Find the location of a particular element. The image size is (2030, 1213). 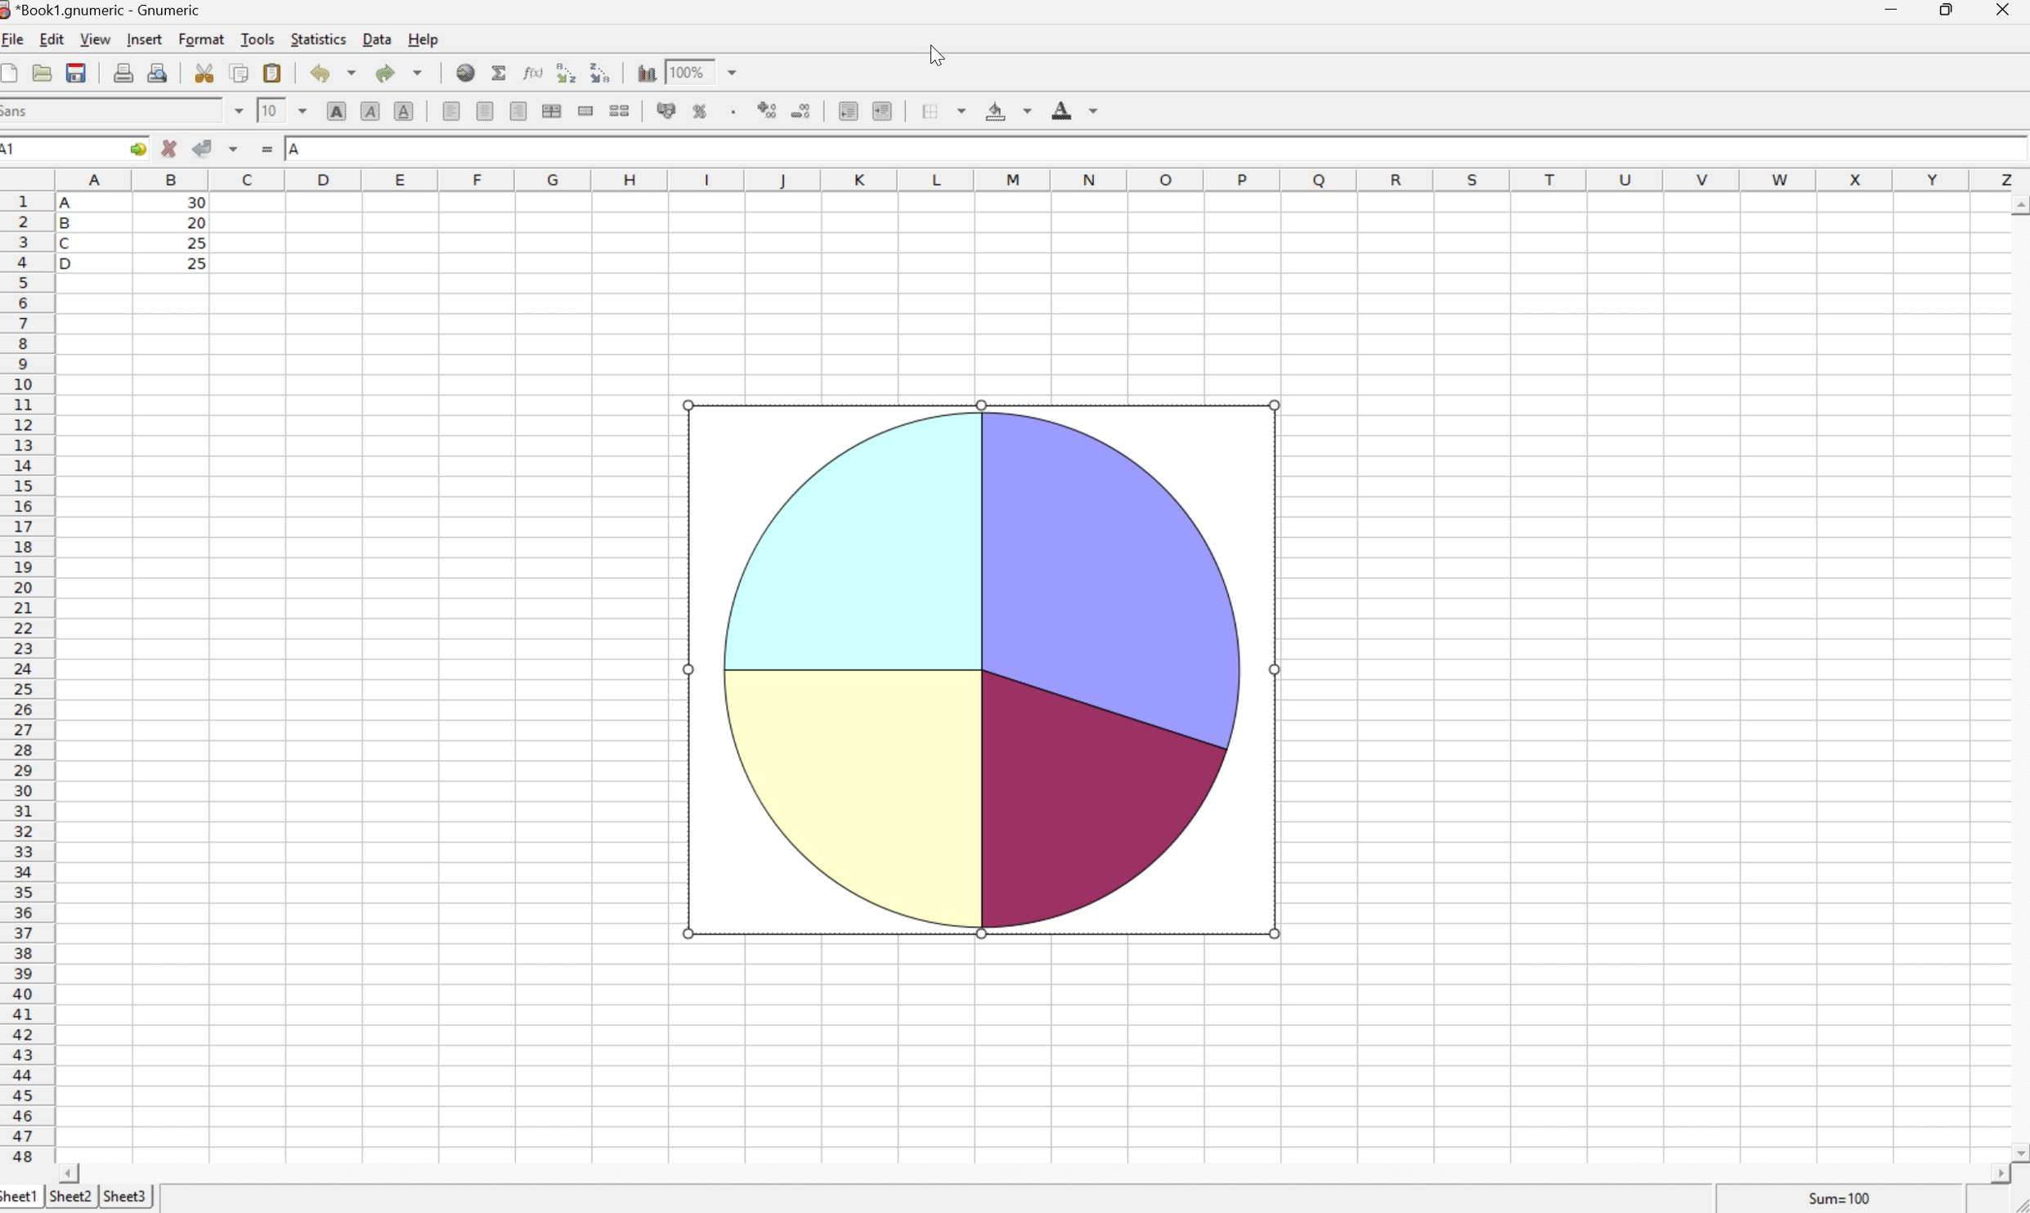

Sum = 0 is located at coordinates (1836, 1198).